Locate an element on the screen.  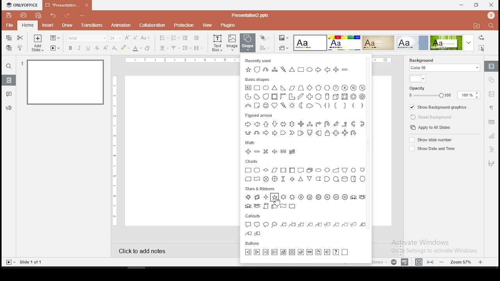
font size is located at coordinates (116, 38).